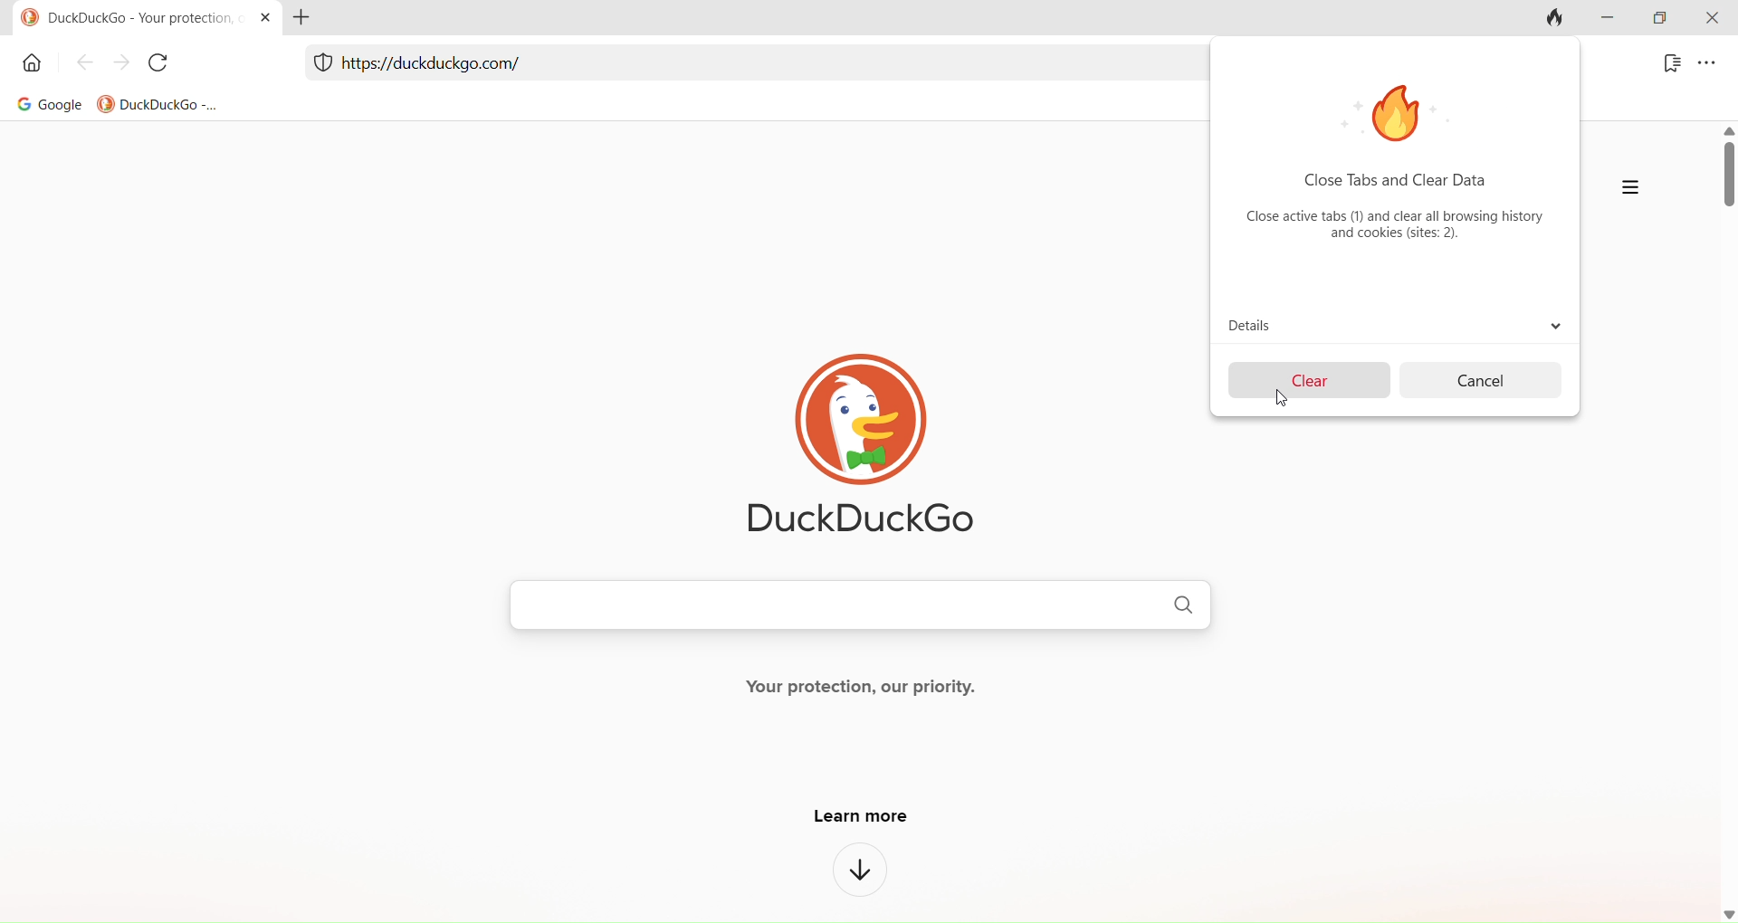 The height and width of the screenshot is (923, 1738). I want to click on details, so click(1394, 326).